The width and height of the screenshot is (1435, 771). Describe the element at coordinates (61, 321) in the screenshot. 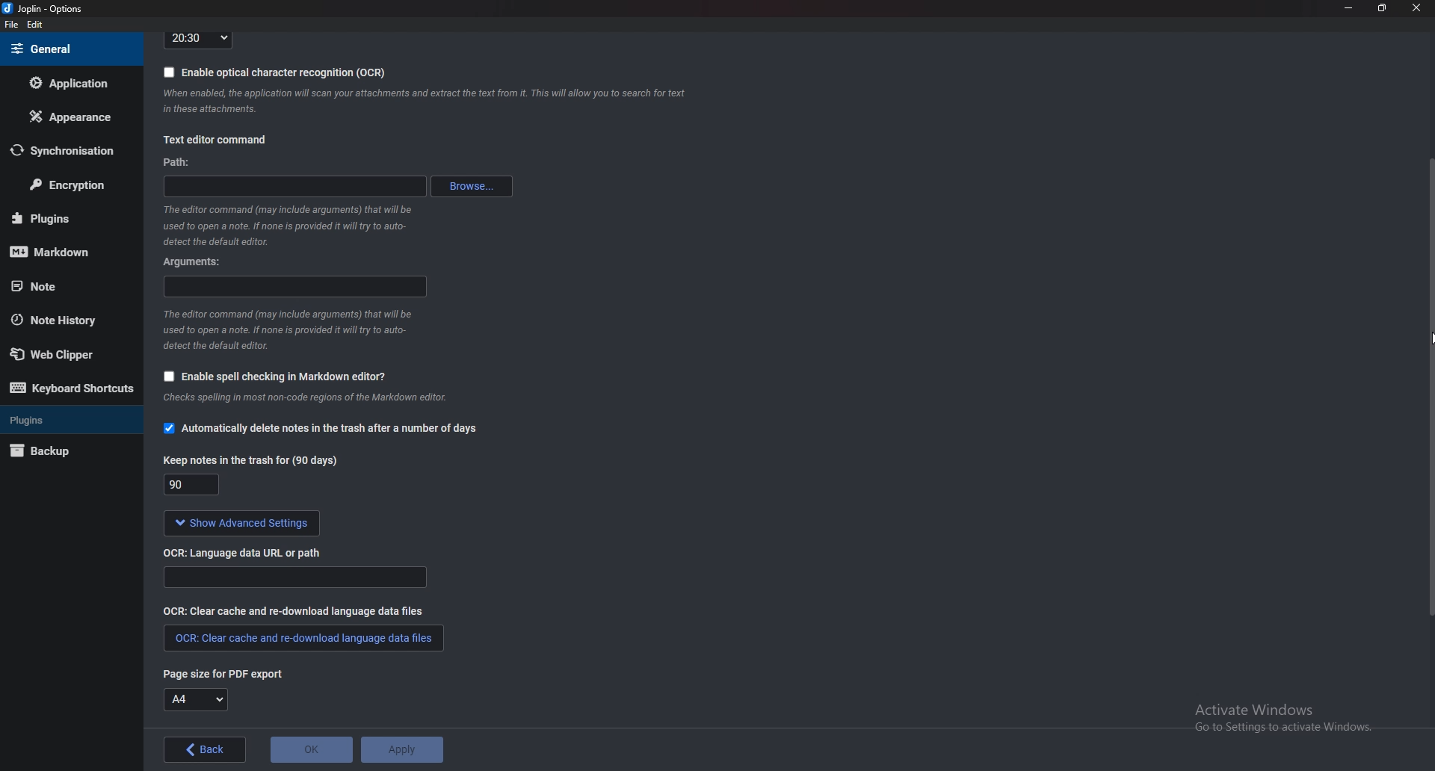

I see `Note history` at that location.